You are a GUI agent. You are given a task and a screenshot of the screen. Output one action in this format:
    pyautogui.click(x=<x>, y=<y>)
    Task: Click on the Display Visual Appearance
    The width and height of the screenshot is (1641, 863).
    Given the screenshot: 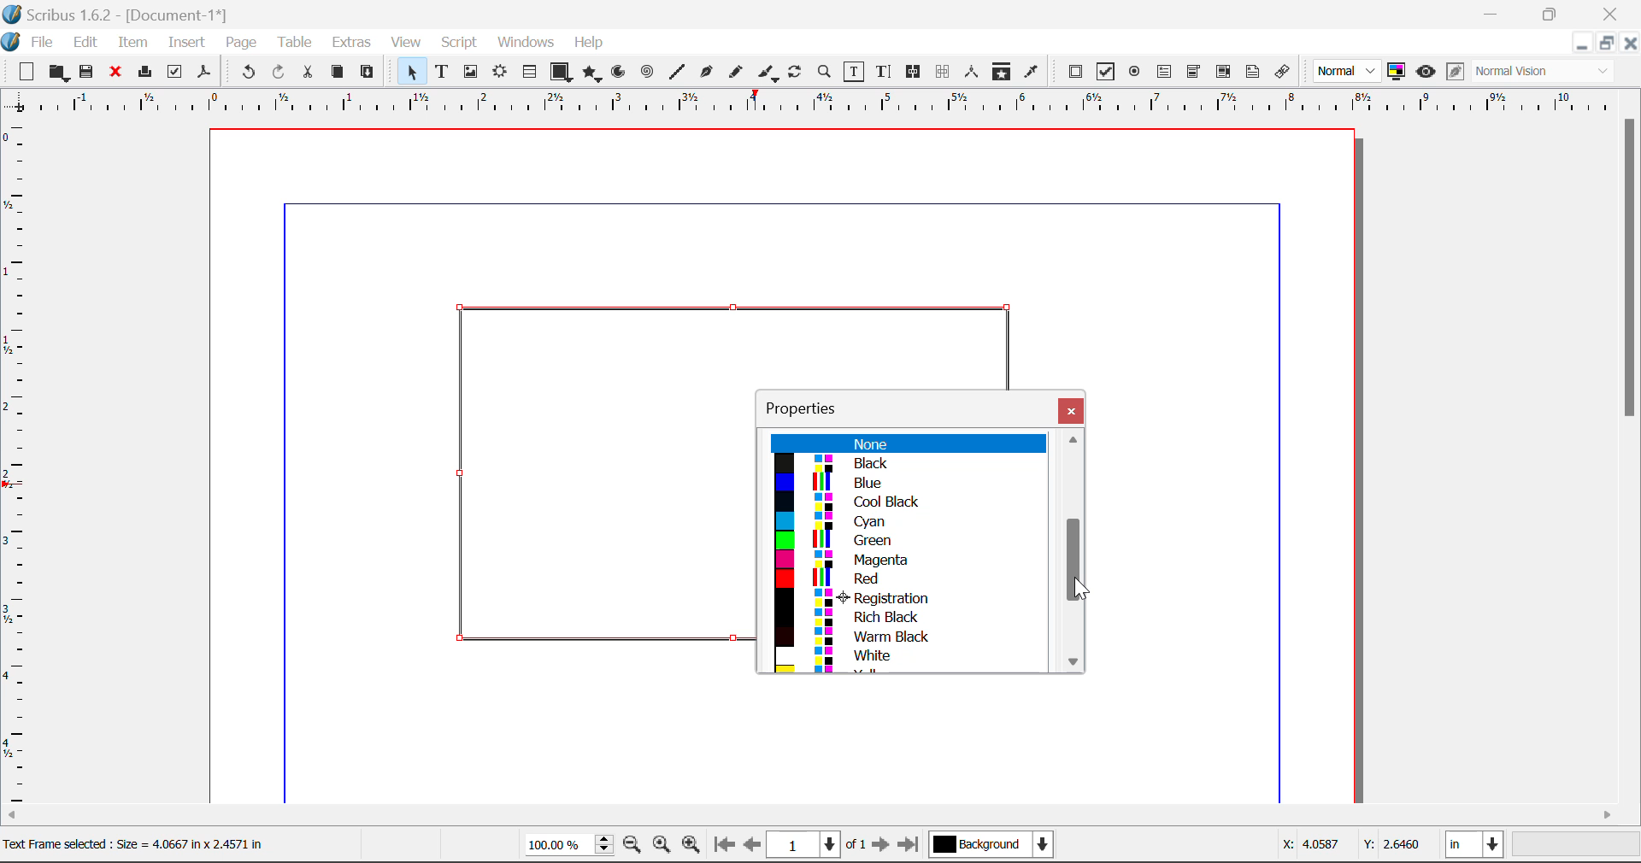 What is the action you would take?
    pyautogui.click(x=1550, y=72)
    